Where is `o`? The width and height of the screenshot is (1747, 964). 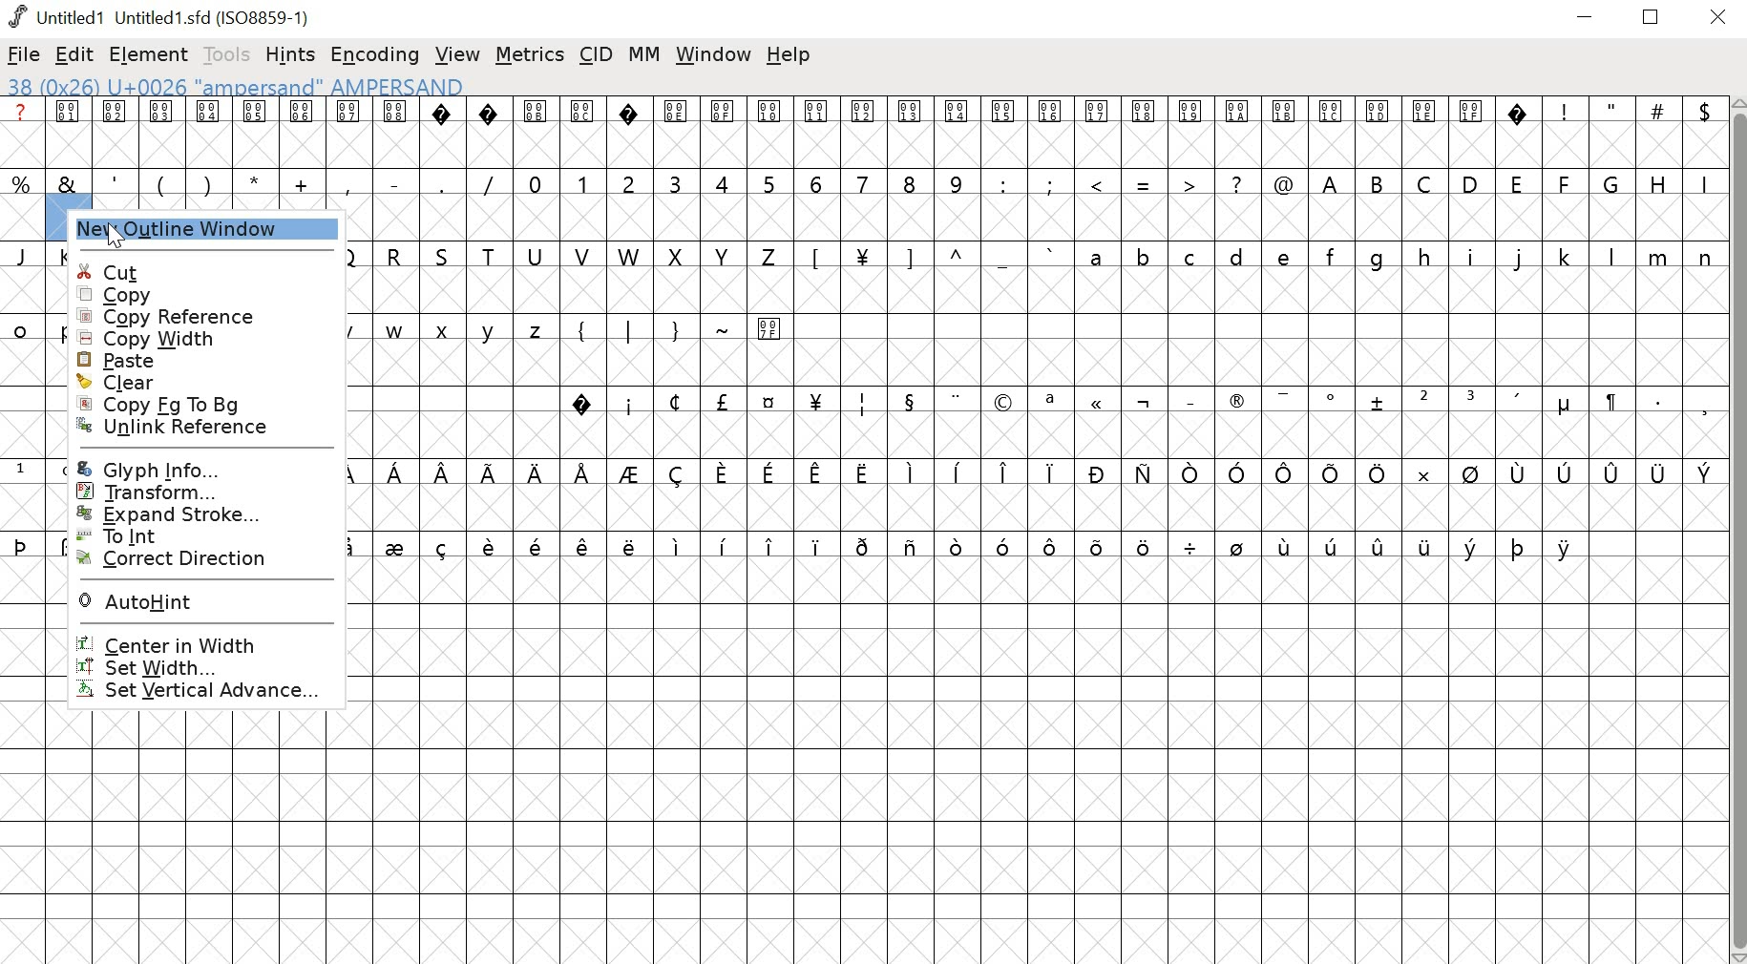
o is located at coordinates (21, 327).